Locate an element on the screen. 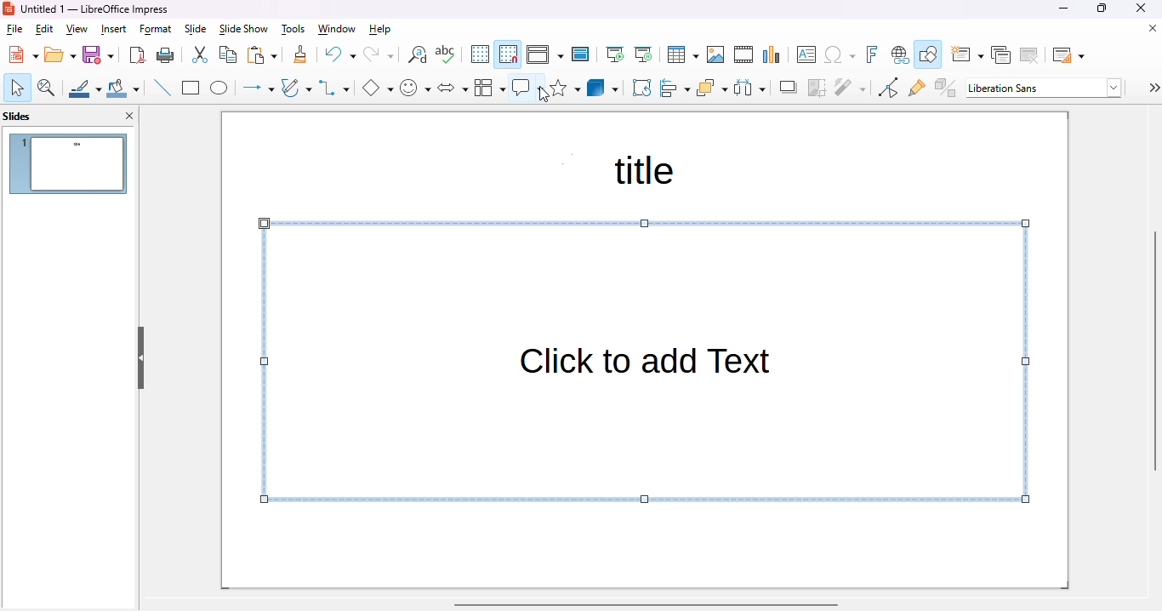  curves and polygons is located at coordinates (296, 88).